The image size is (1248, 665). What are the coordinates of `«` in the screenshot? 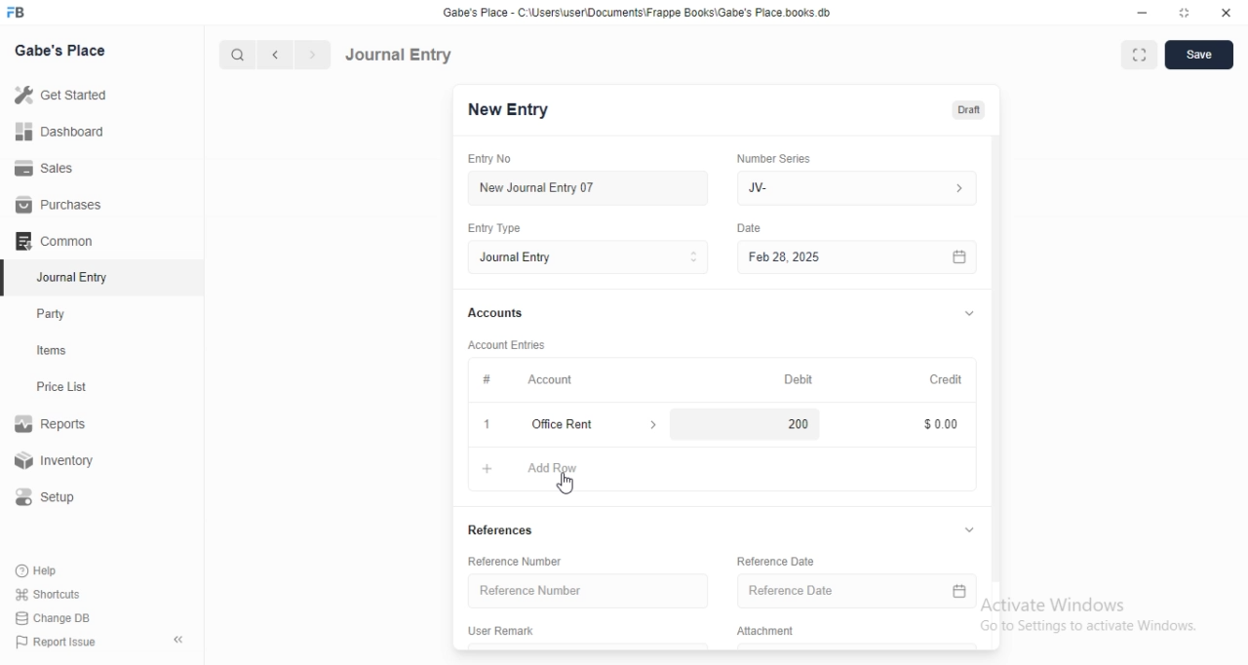 It's located at (180, 641).